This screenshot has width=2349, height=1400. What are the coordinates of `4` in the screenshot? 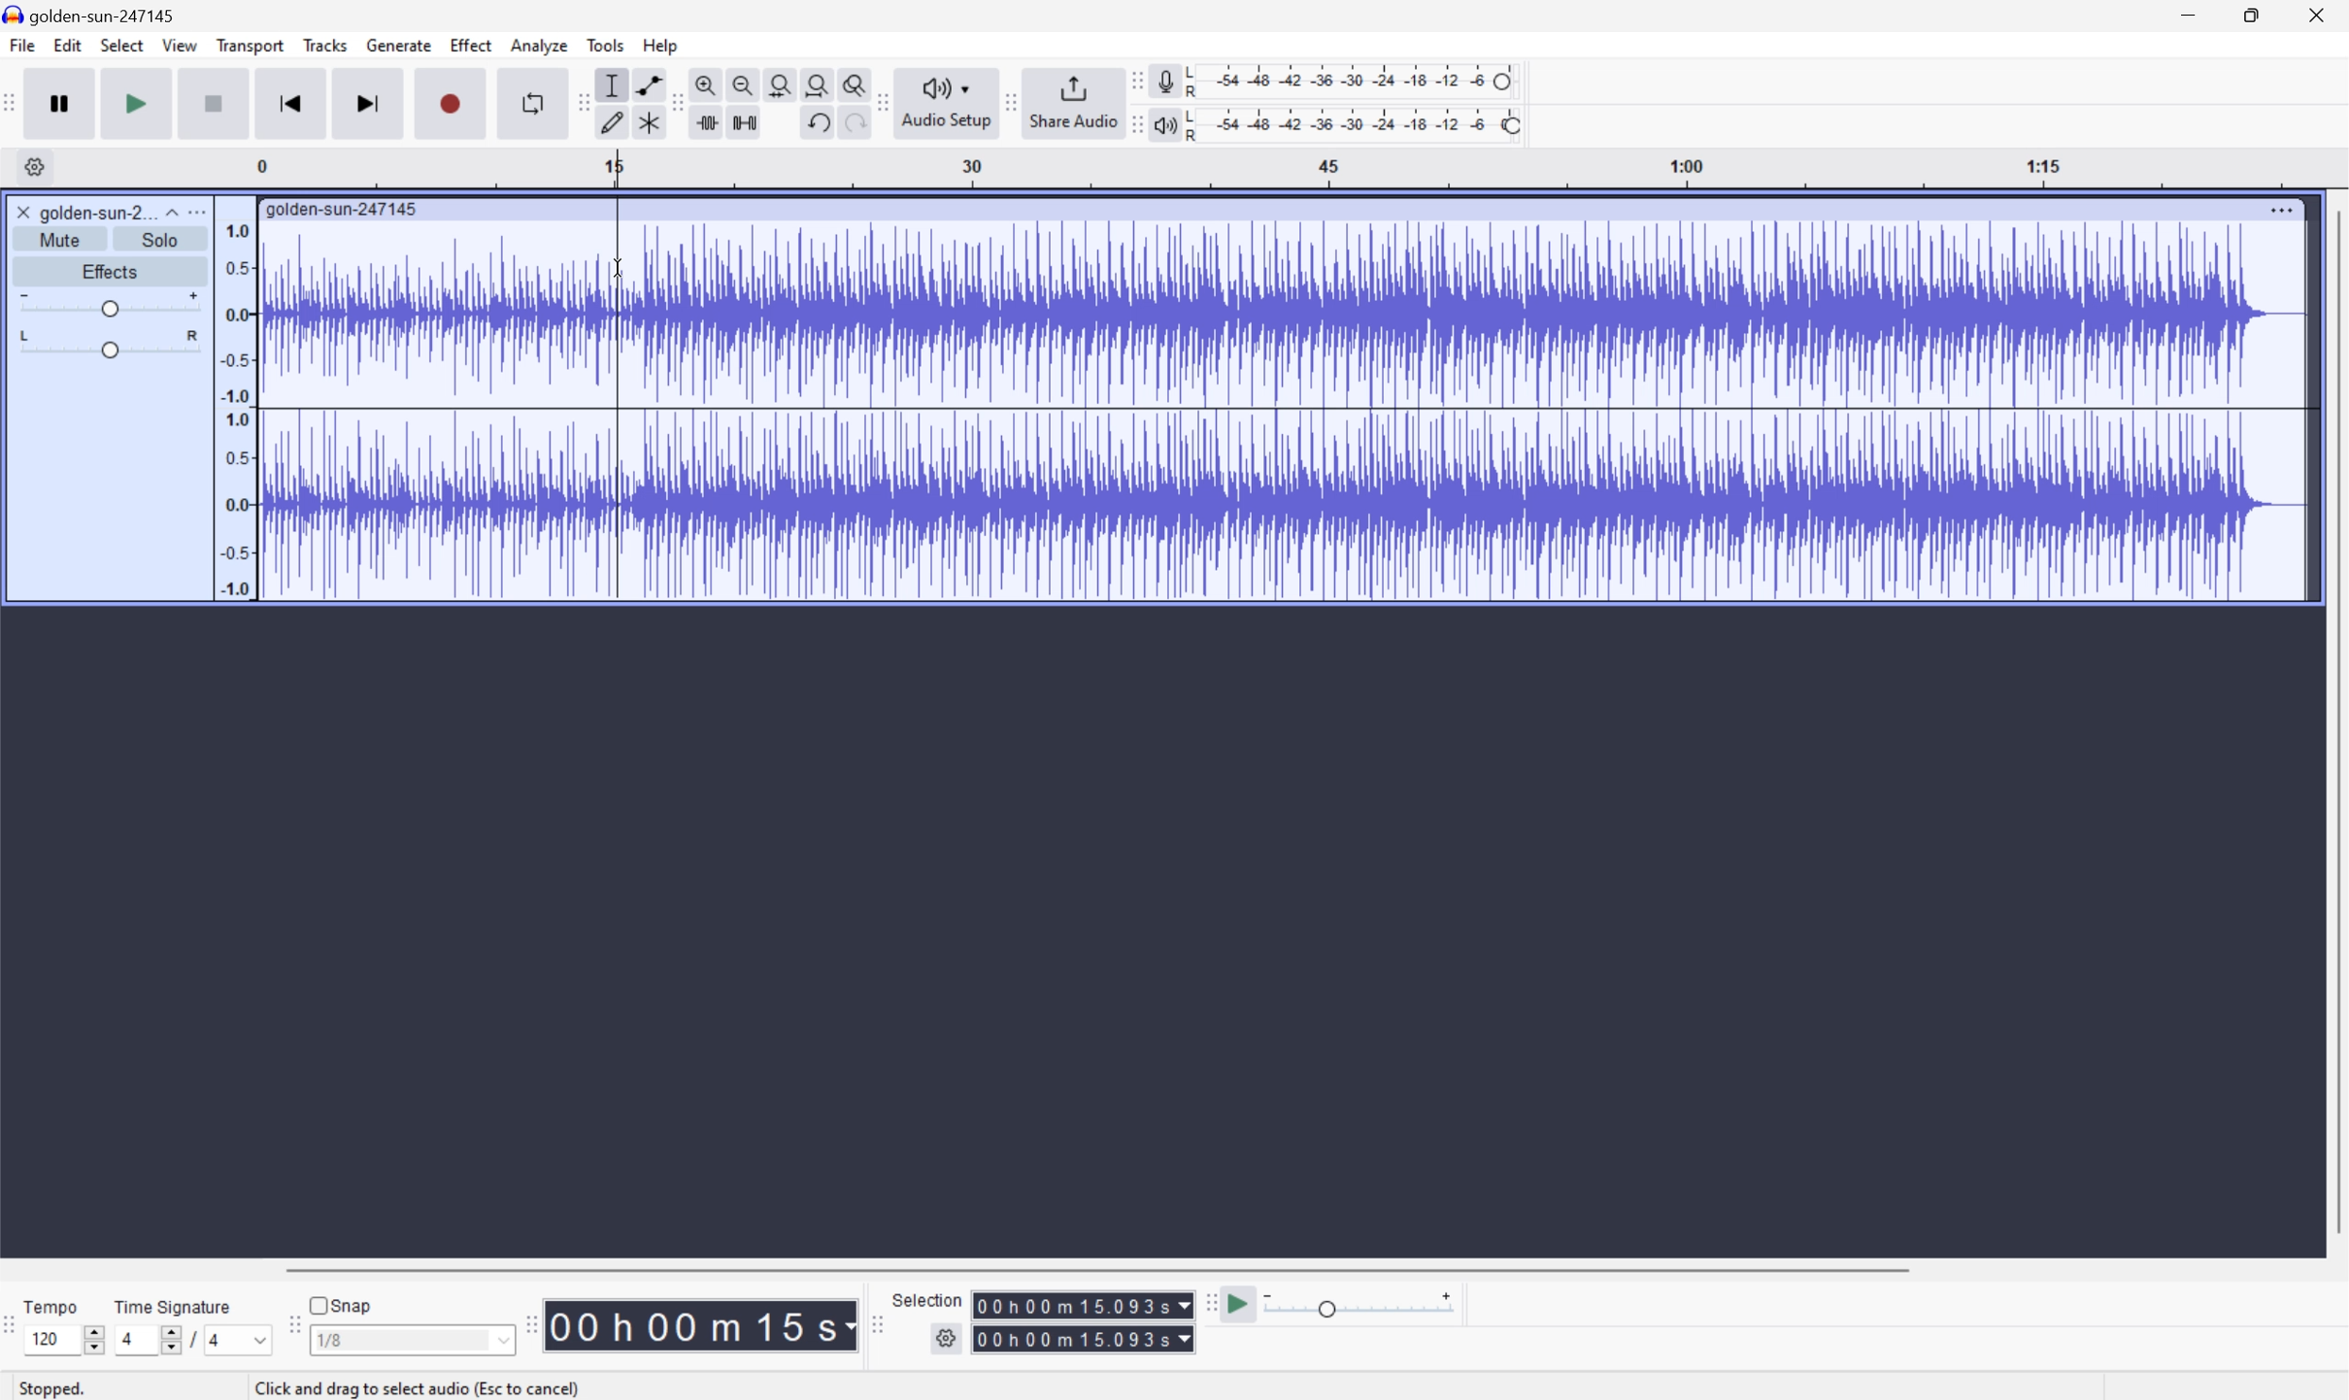 It's located at (125, 1340).